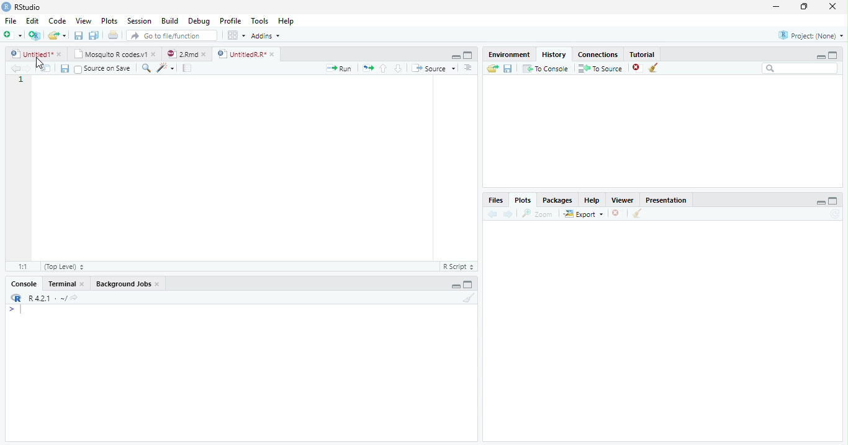 Image resolution: width=848 pixels, height=445 pixels. Describe the element at coordinates (554, 55) in the screenshot. I see `History` at that location.